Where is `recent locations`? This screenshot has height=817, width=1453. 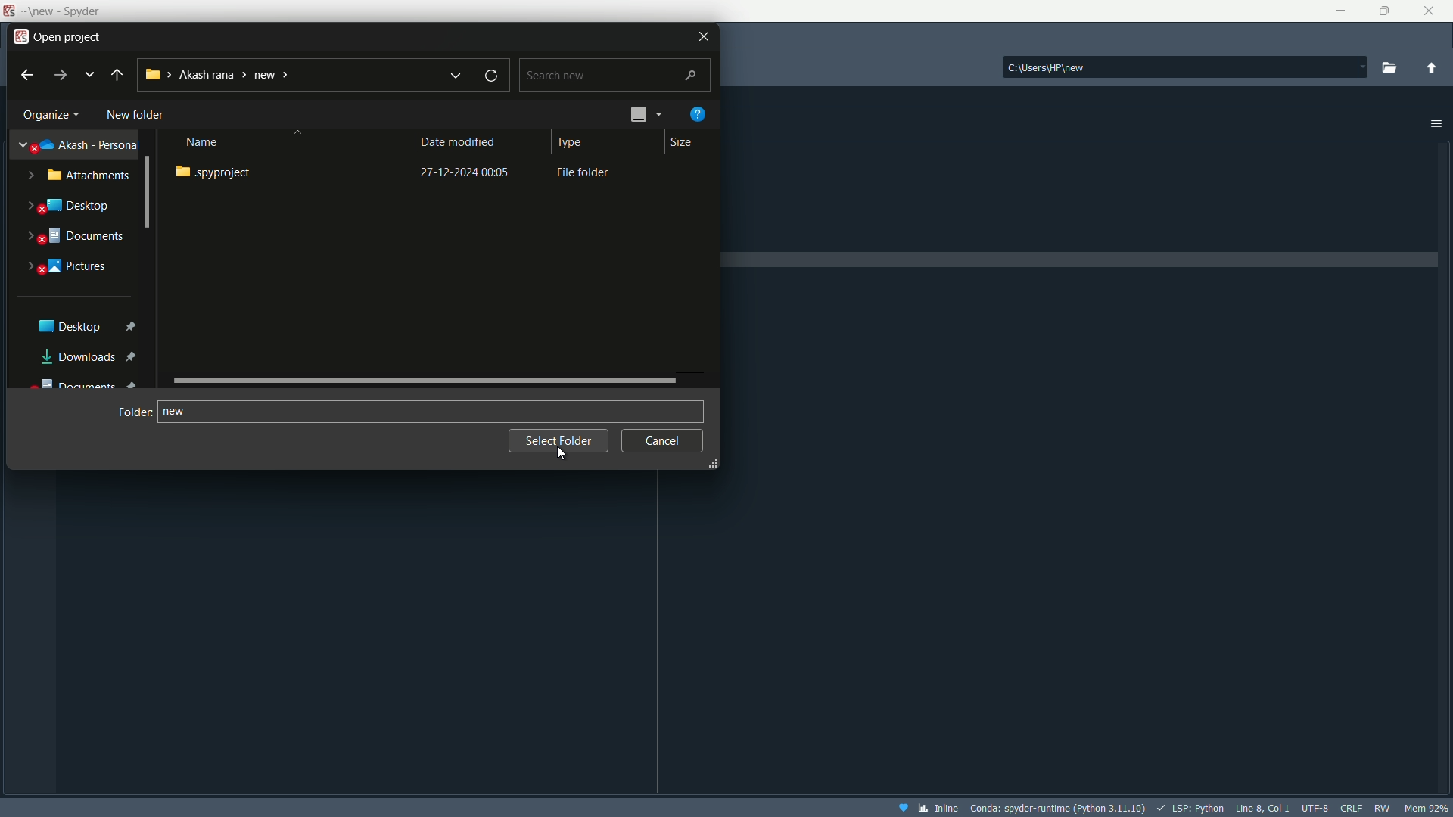
recent locations is located at coordinates (454, 76).